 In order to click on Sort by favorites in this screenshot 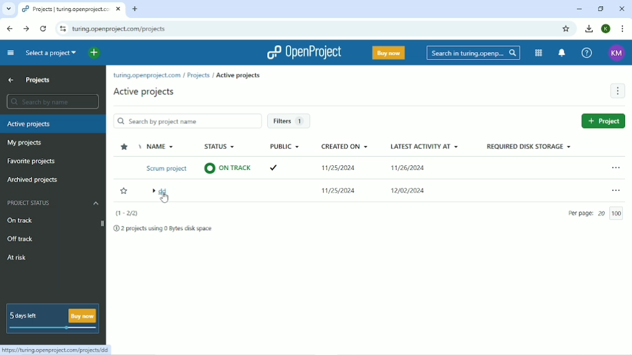, I will do `click(126, 147)`.